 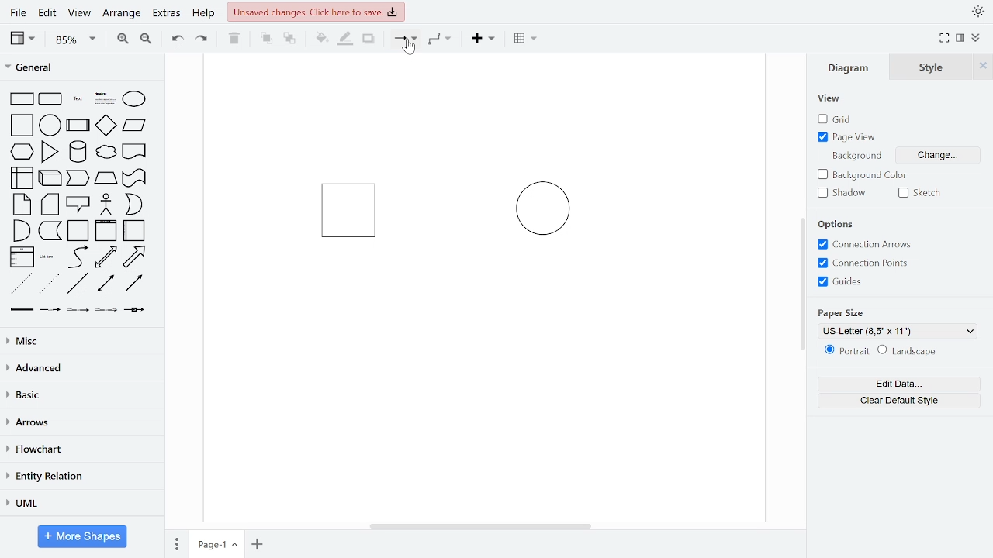 I want to click on curve, so click(x=78, y=257).